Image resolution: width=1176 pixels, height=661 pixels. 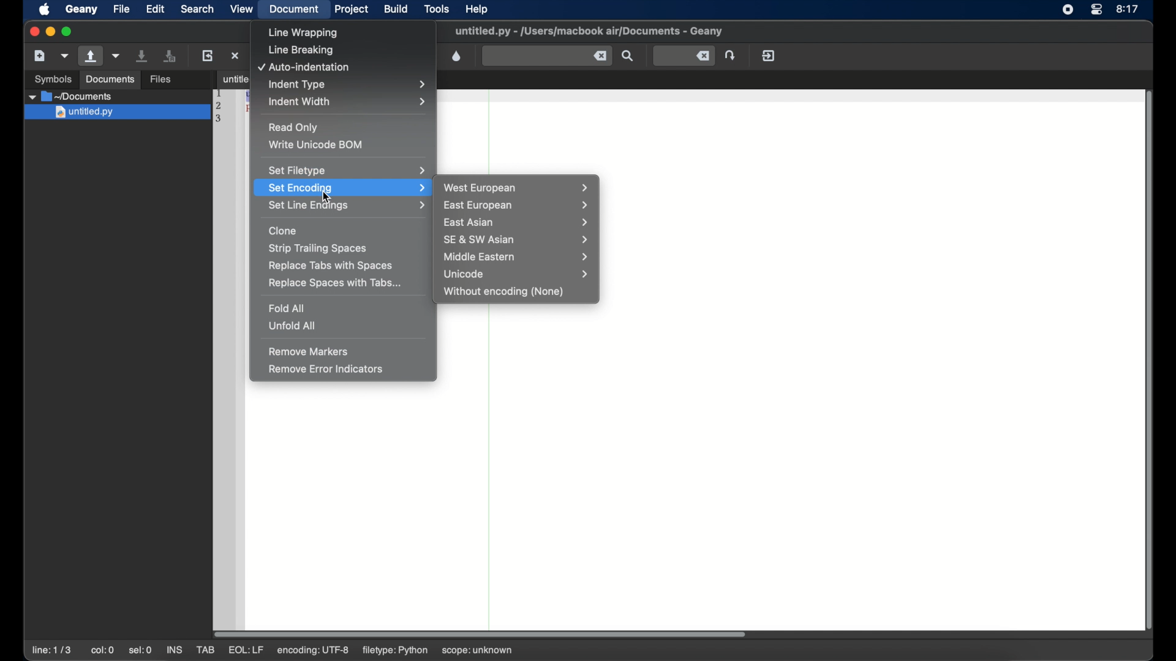 What do you see at coordinates (205, 650) in the screenshot?
I see `tab` at bounding box center [205, 650].